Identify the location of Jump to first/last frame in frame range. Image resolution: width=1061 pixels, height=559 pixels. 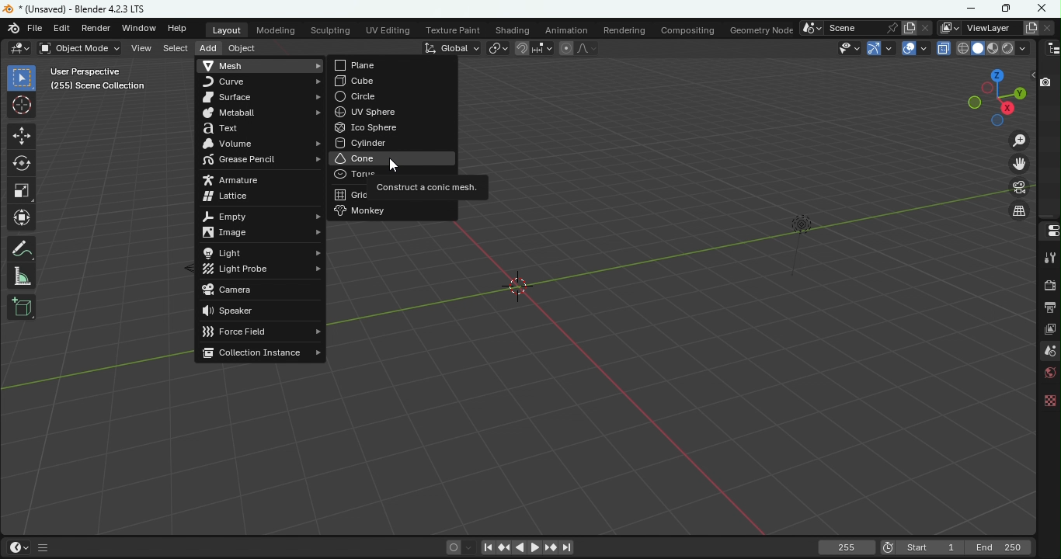
(486, 549).